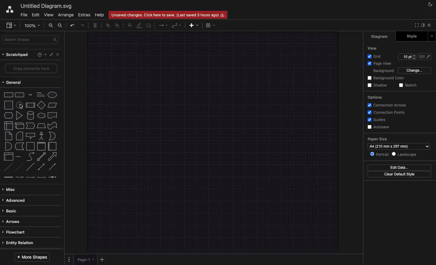  I want to click on Search shapes, so click(32, 40).